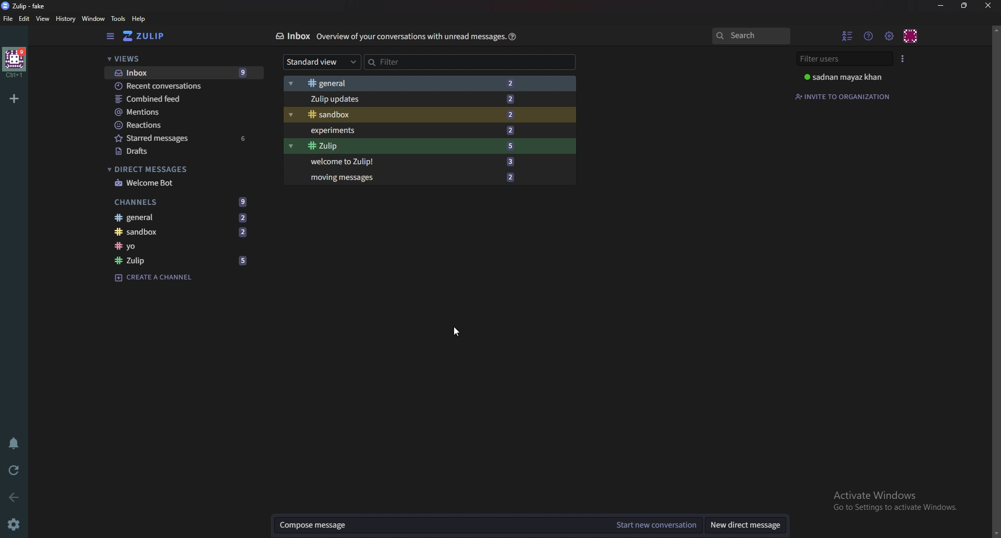  Describe the element at coordinates (16, 496) in the screenshot. I see `back` at that location.